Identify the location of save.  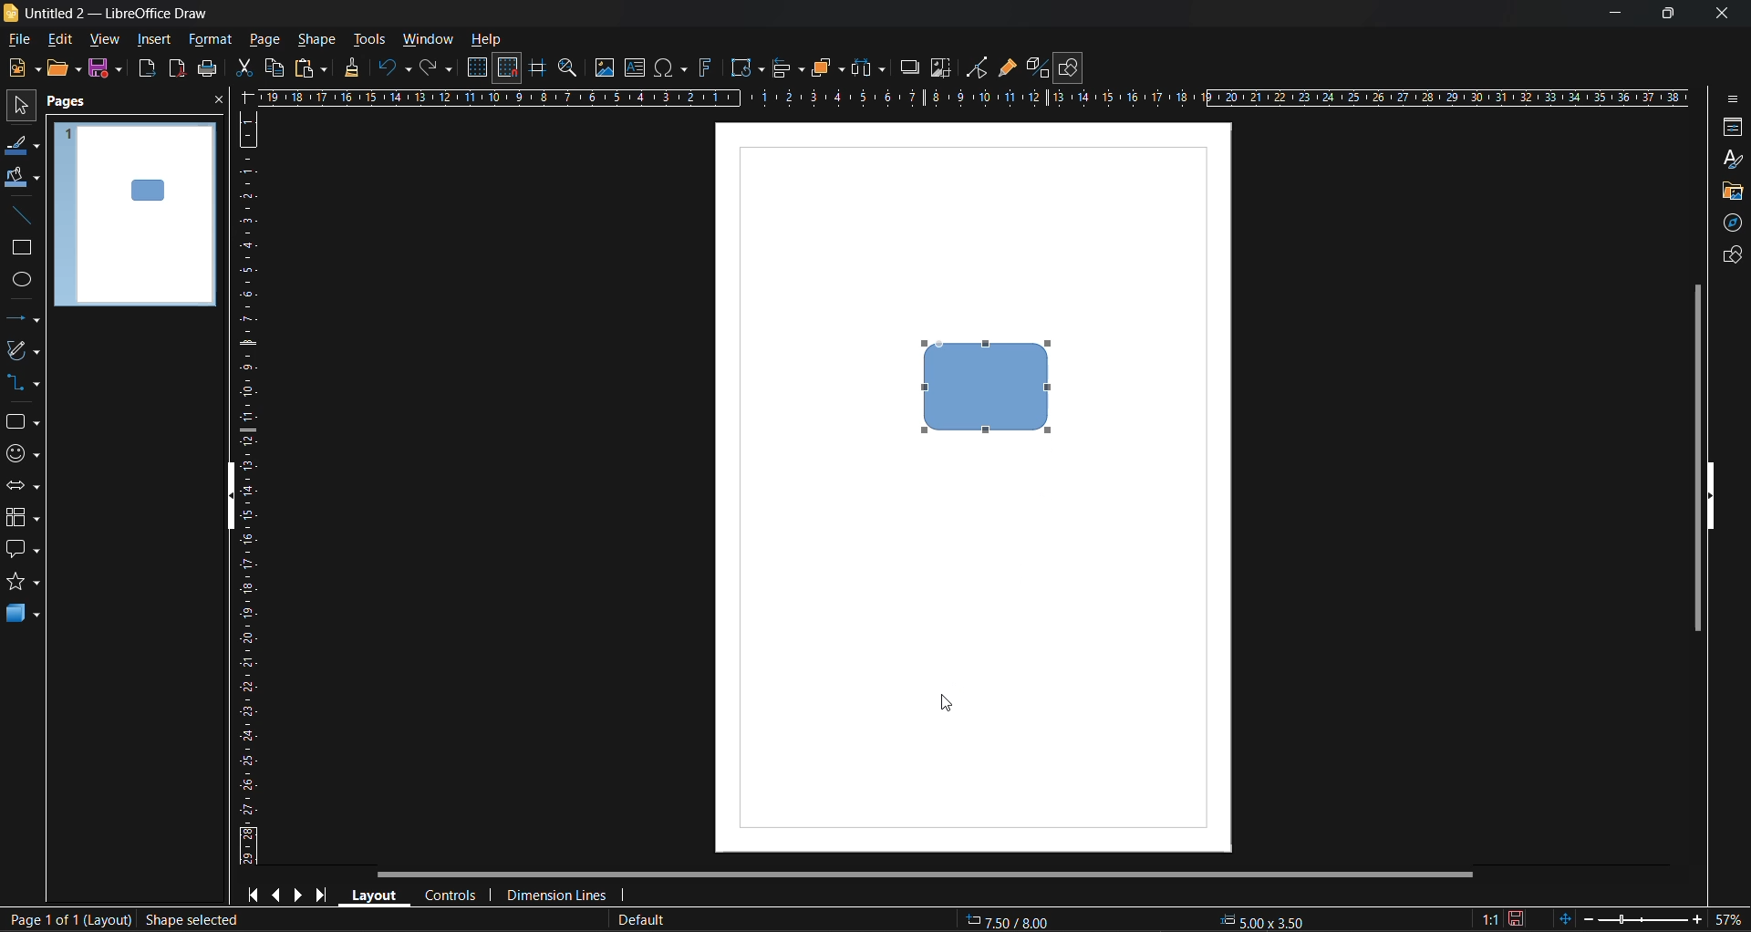
(208, 68).